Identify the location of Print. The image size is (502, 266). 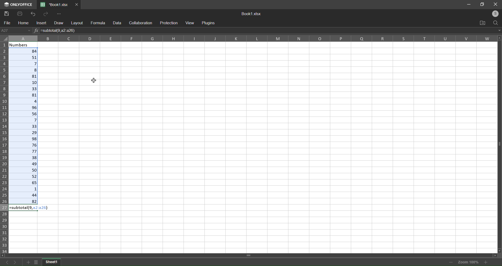
(19, 14).